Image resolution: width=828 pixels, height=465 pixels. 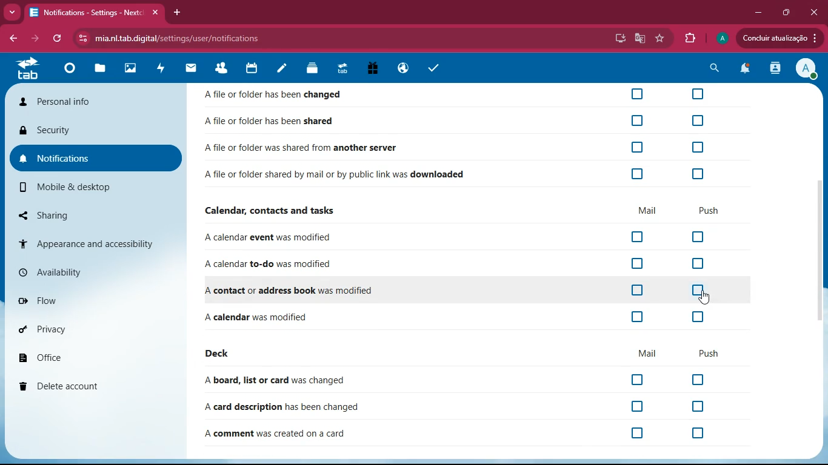 What do you see at coordinates (273, 379) in the screenshot?
I see `A board, list or card was changed` at bounding box center [273, 379].